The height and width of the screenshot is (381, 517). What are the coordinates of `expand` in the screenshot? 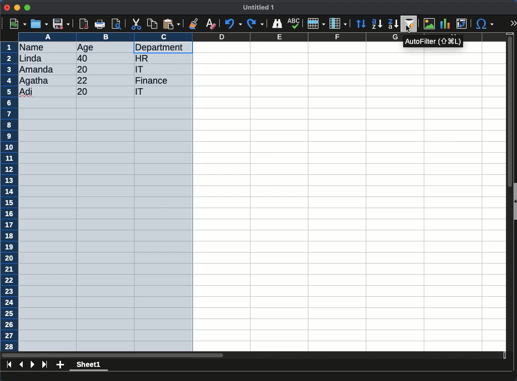 It's located at (513, 24).